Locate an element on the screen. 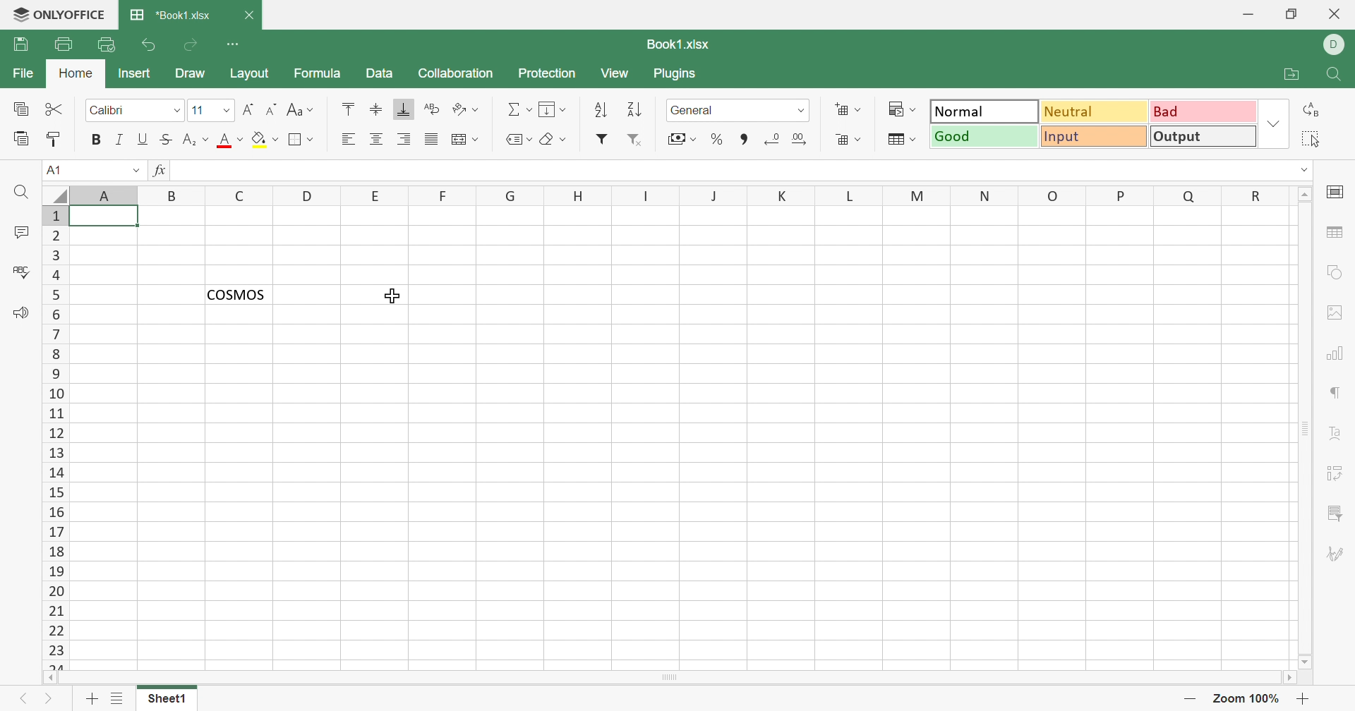 The width and height of the screenshot is (1355, 711). Fill is located at coordinates (554, 110).